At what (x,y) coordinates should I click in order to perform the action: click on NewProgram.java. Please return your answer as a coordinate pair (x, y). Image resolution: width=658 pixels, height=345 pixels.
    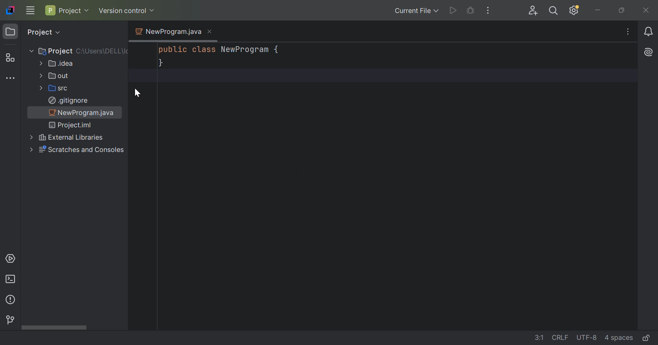
    Looking at the image, I should click on (167, 31).